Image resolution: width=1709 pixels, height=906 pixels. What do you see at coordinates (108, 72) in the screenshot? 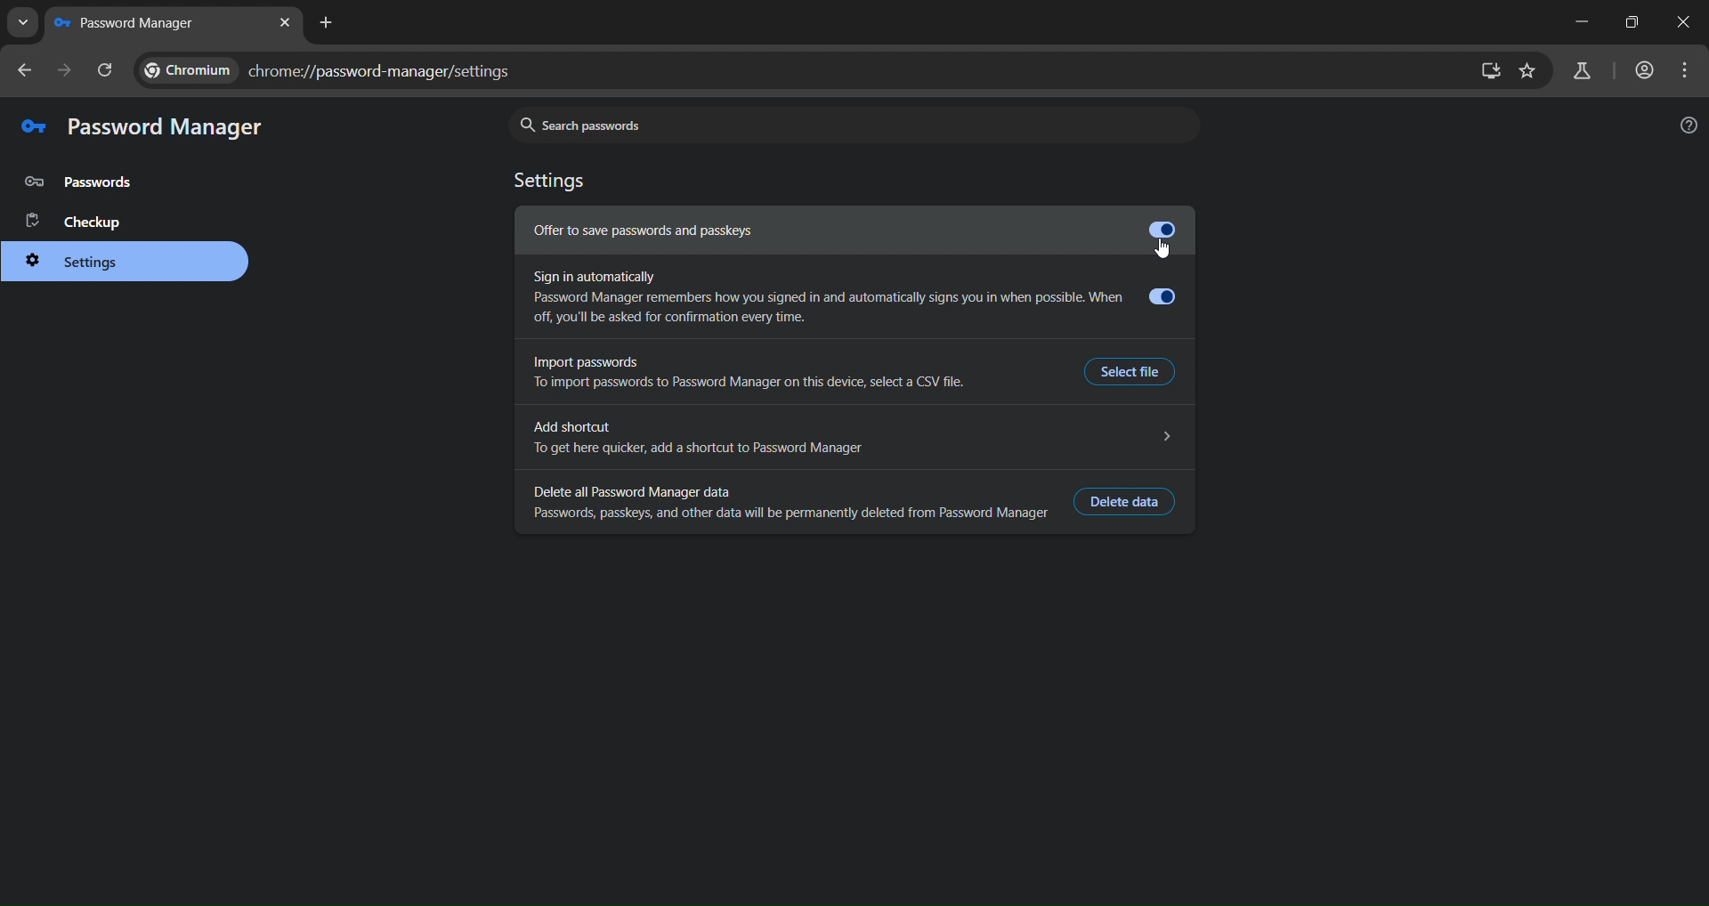
I see `reload page` at bounding box center [108, 72].